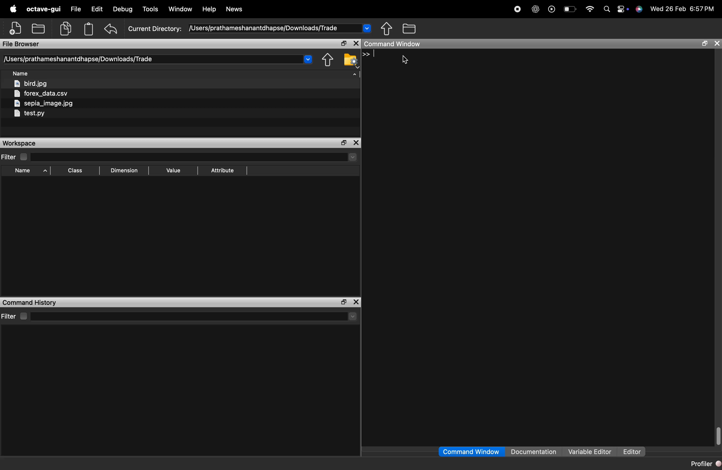 Image resolution: width=722 pixels, height=470 pixels. What do you see at coordinates (572, 10) in the screenshot?
I see `battery` at bounding box center [572, 10].